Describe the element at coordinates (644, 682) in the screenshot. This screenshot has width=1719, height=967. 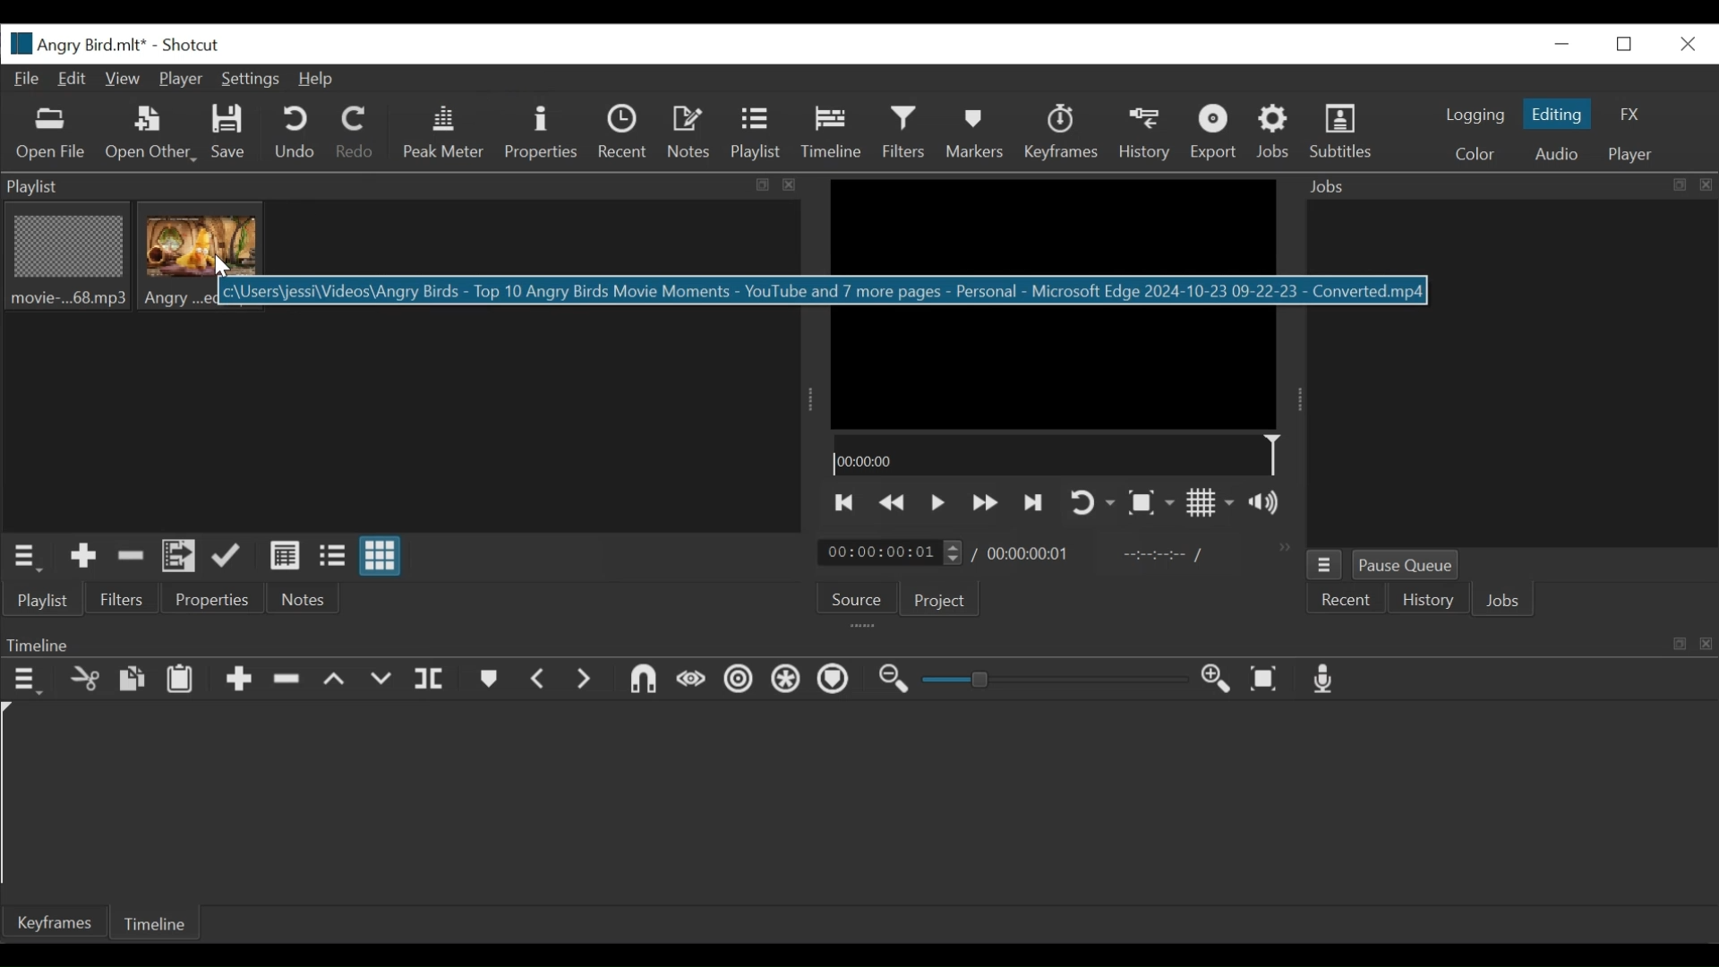
I see `Snap` at that location.